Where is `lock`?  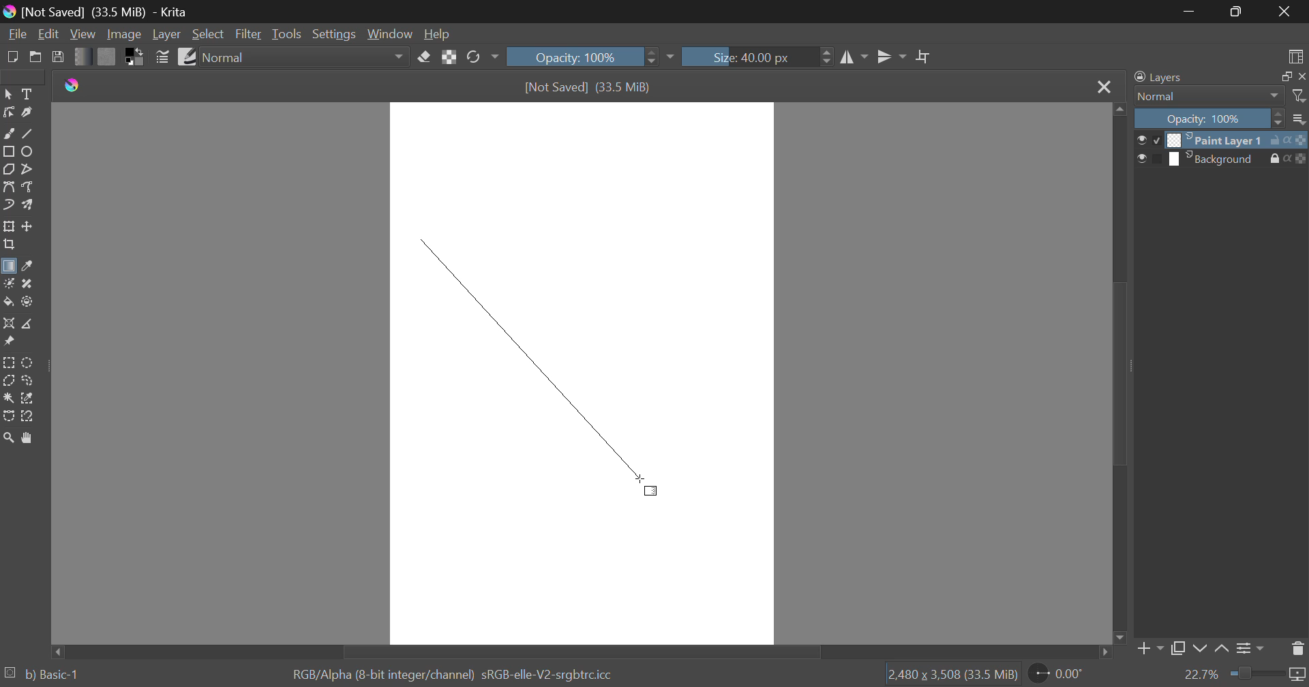 lock is located at coordinates (1278, 159).